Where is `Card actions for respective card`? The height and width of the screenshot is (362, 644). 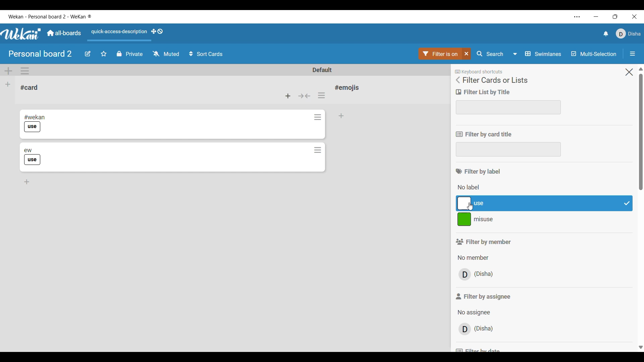
Card actions for respective card is located at coordinates (318, 150).